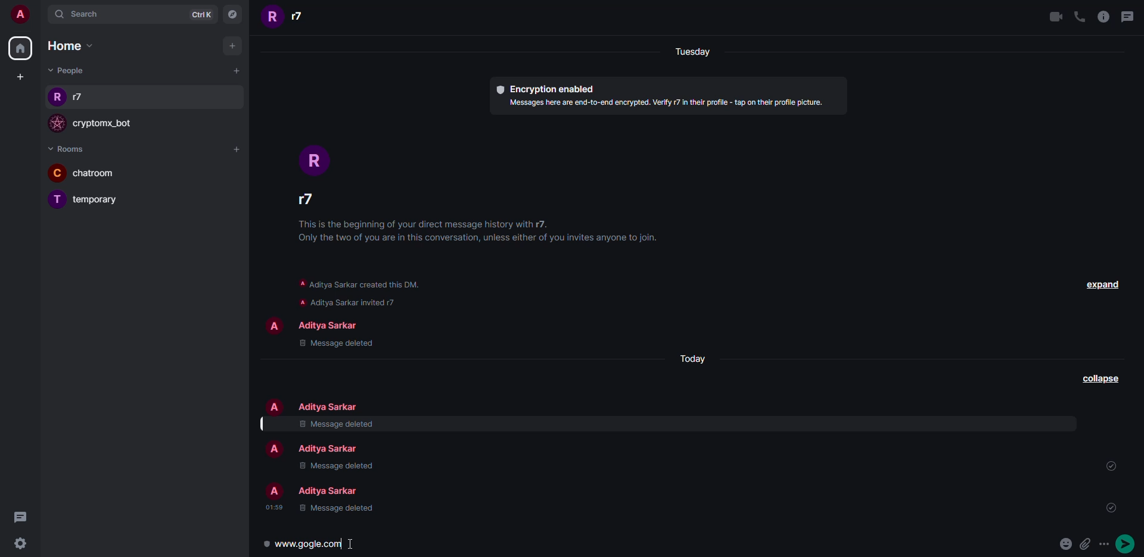 This screenshot has height=557, width=1144. What do you see at coordinates (274, 492) in the screenshot?
I see `profile` at bounding box center [274, 492].